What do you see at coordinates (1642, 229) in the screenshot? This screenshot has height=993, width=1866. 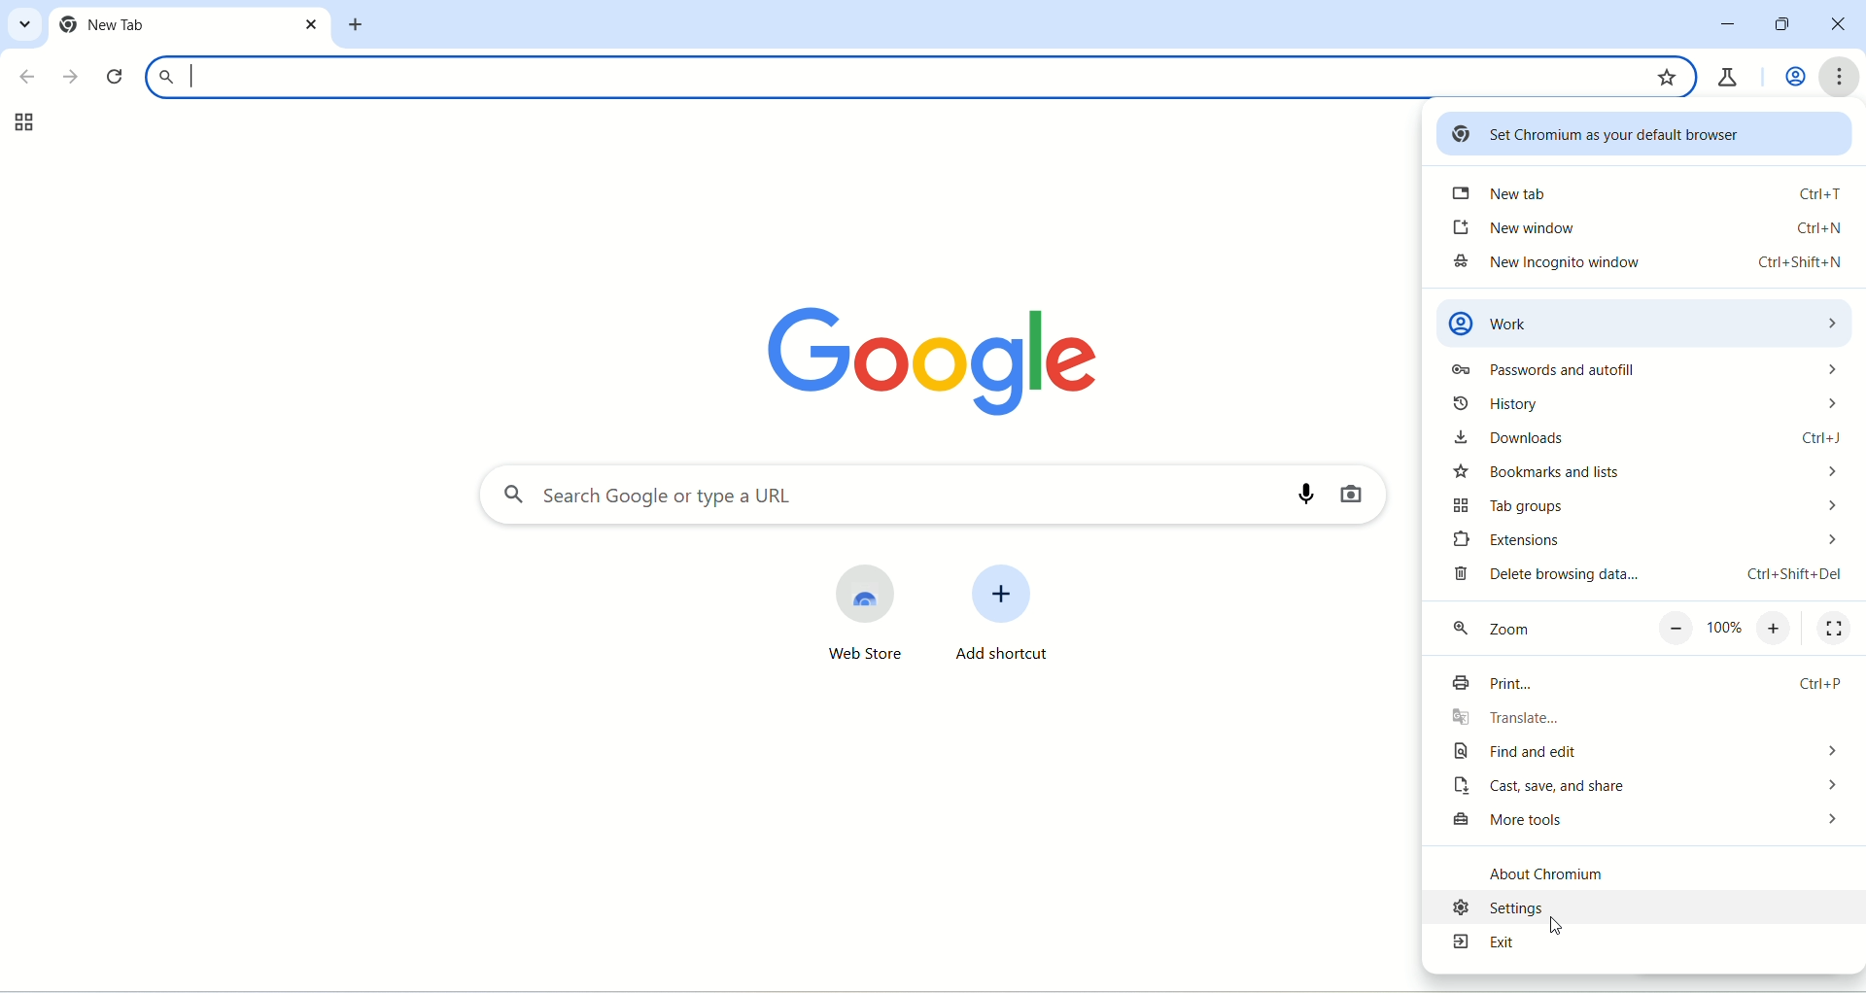 I see `new window ctrl+n` at bounding box center [1642, 229].